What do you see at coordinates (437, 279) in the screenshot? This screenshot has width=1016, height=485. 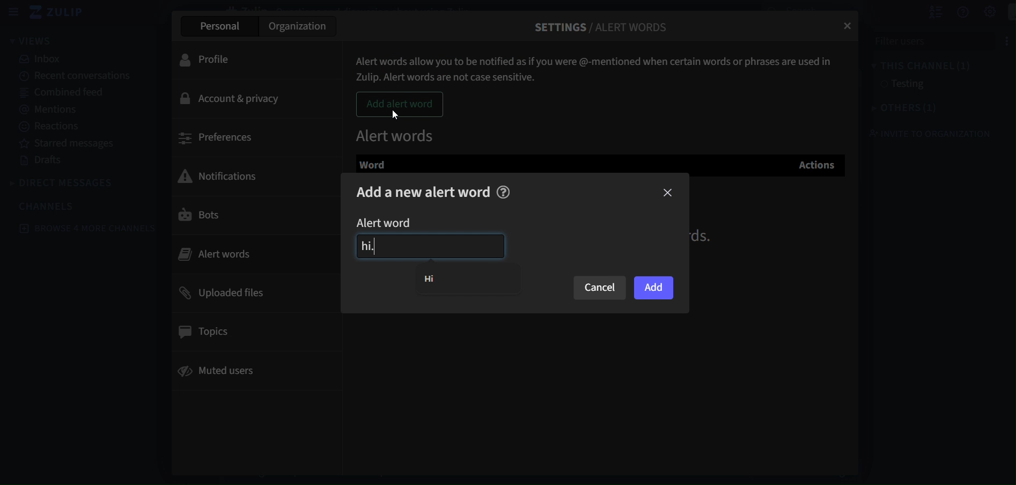 I see `hi` at bounding box center [437, 279].